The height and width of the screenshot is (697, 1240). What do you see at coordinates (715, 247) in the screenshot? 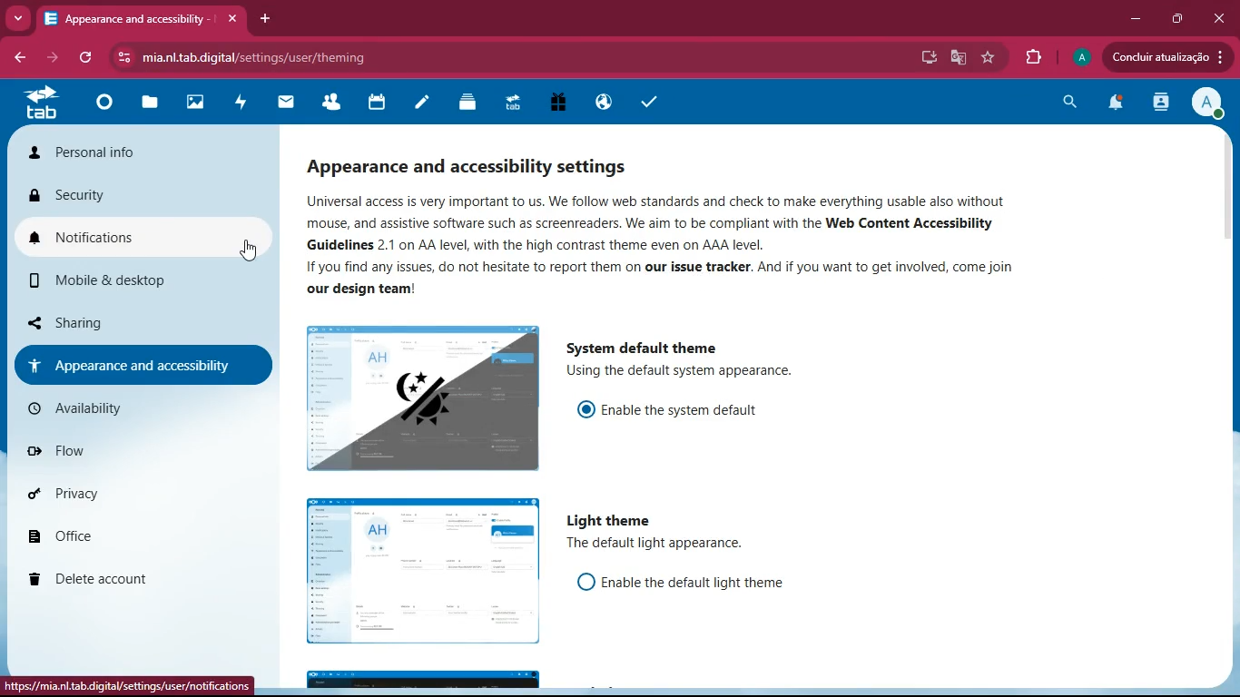
I see `description` at bounding box center [715, 247].